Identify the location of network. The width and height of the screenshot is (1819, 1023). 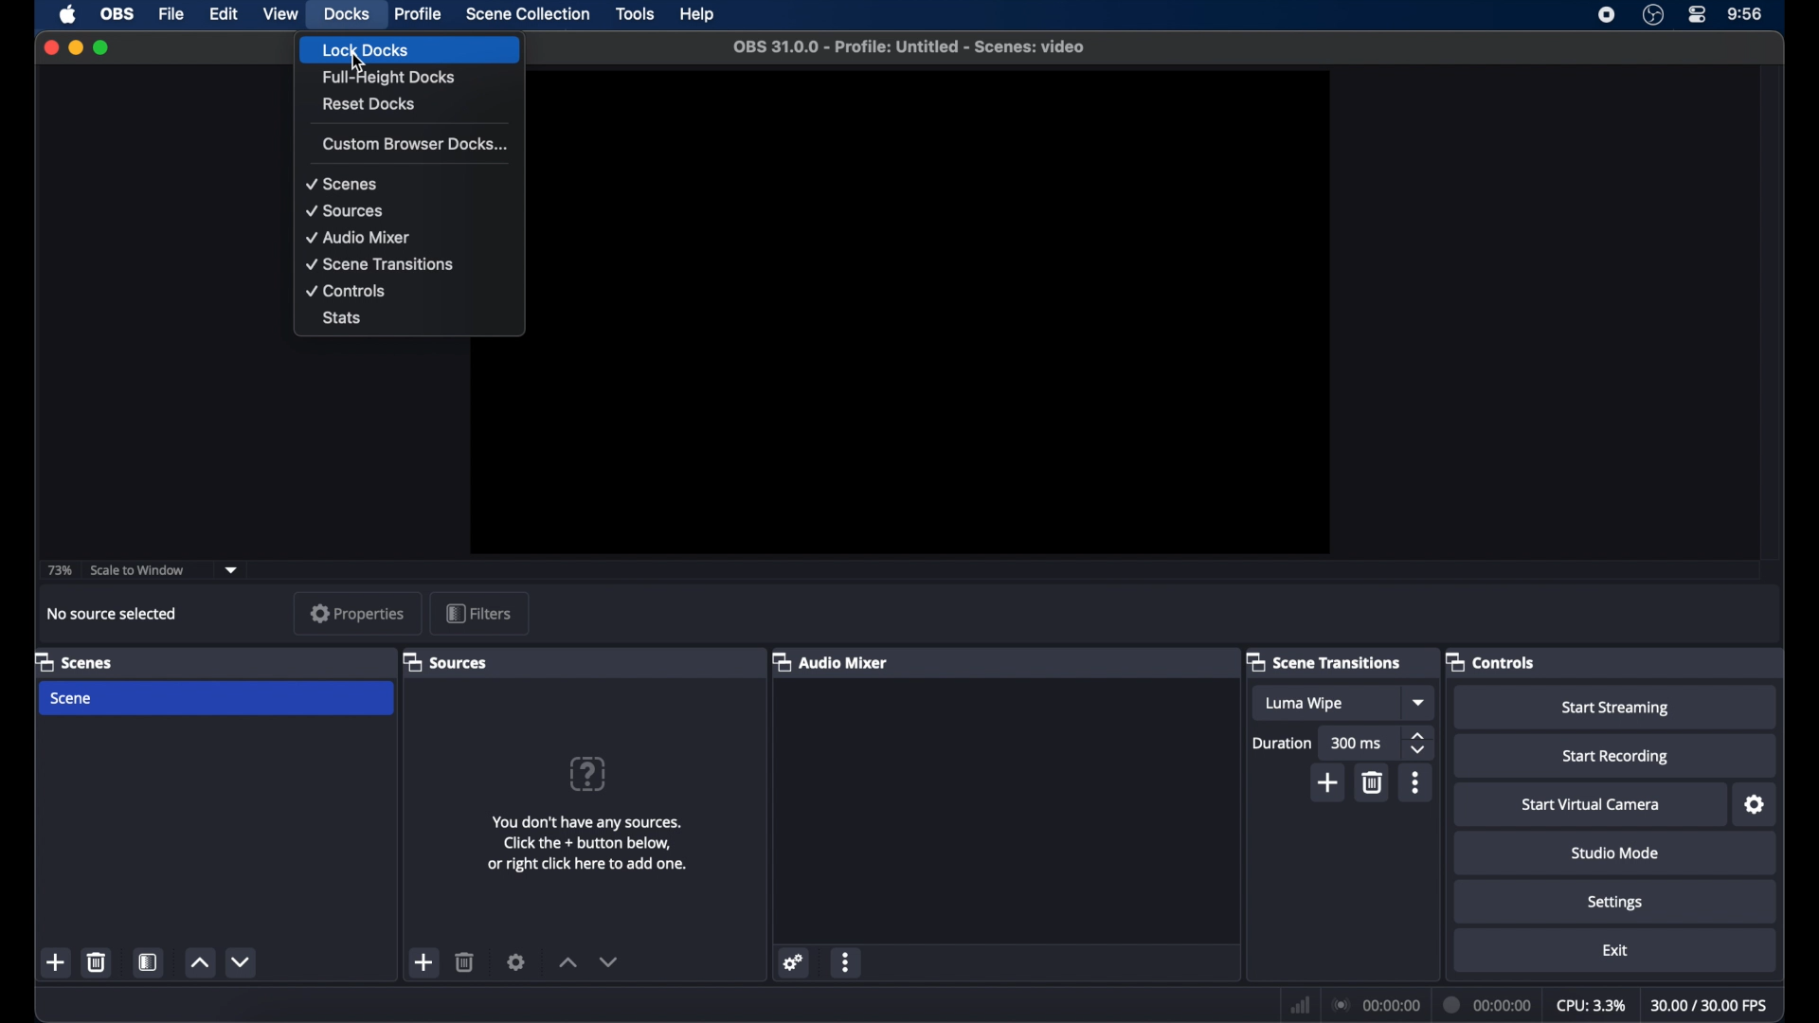
(1300, 1005).